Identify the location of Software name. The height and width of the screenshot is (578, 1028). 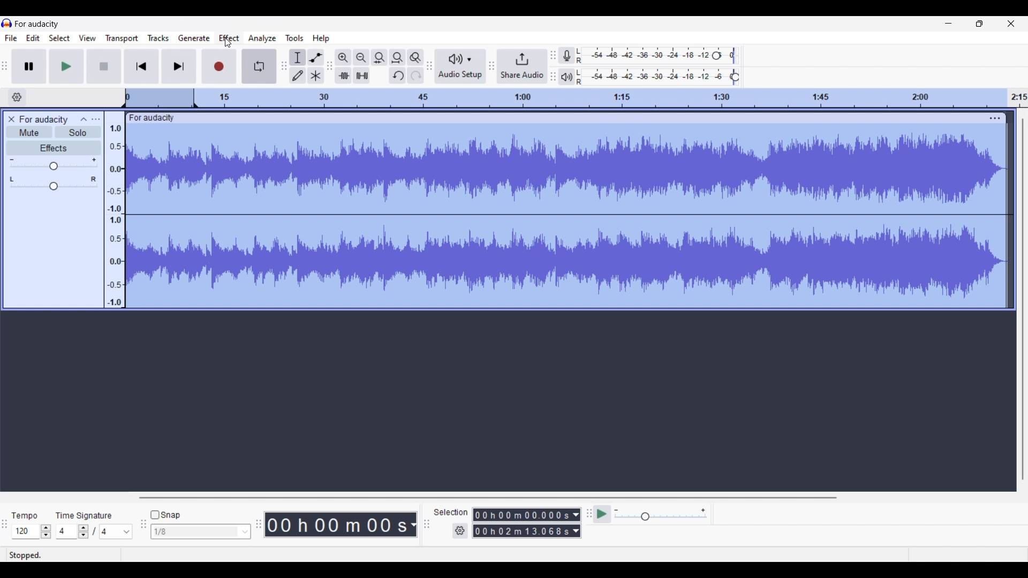
(37, 24).